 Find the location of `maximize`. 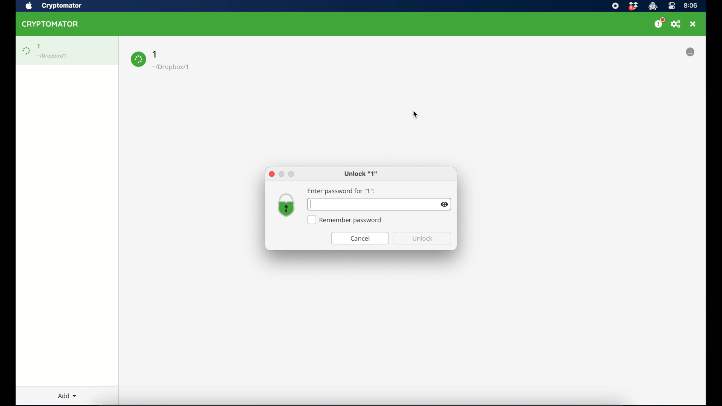

maximize is located at coordinates (291, 174).